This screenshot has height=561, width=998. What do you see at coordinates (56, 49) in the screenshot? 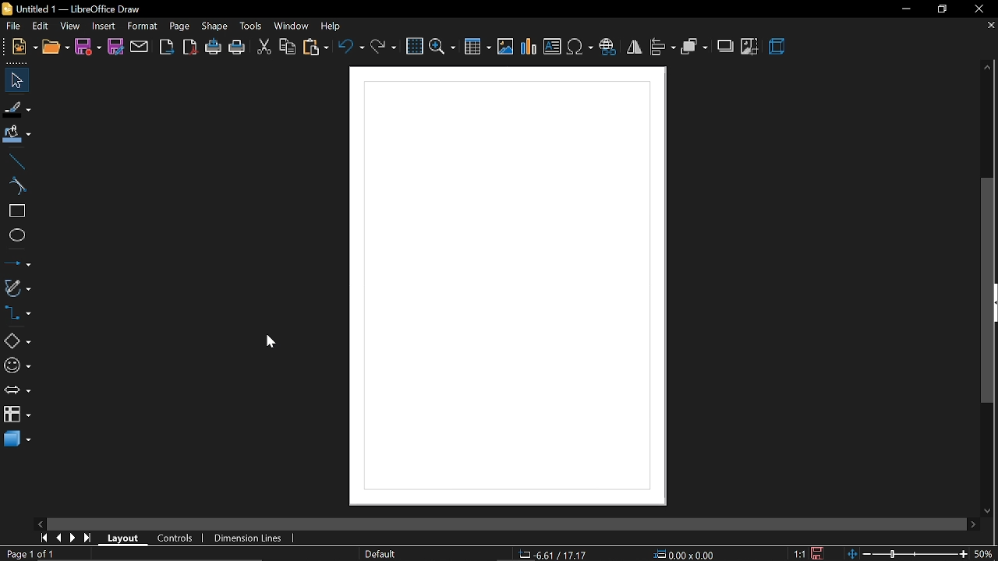
I see `open` at bounding box center [56, 49].